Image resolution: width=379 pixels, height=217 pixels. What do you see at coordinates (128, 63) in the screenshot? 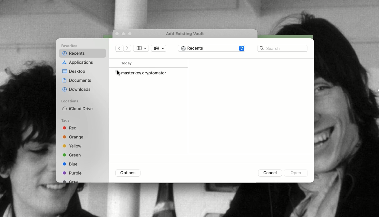
I see `Today` at bounding box center [128, 63].